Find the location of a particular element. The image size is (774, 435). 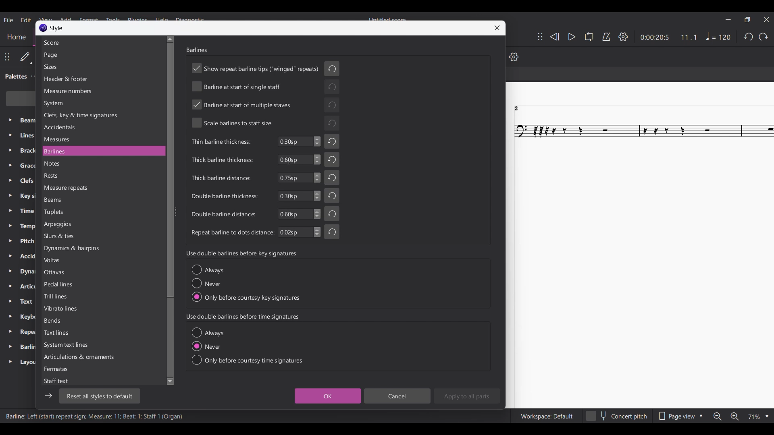

Default is located at coordinates (26, 57).